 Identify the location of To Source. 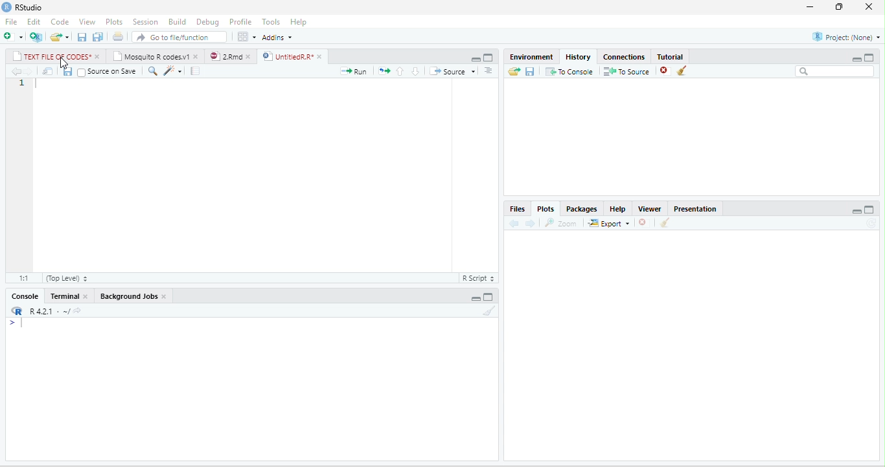
(627, 71).